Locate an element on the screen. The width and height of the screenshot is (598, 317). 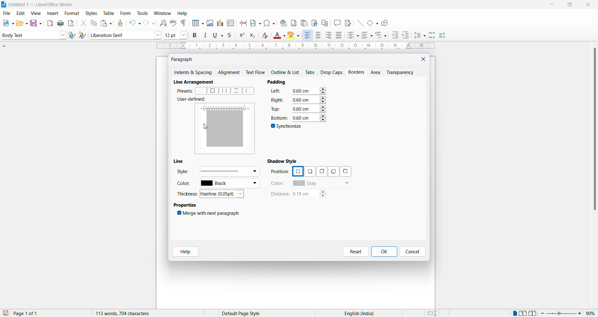
help is located at coordinates (183, 252).